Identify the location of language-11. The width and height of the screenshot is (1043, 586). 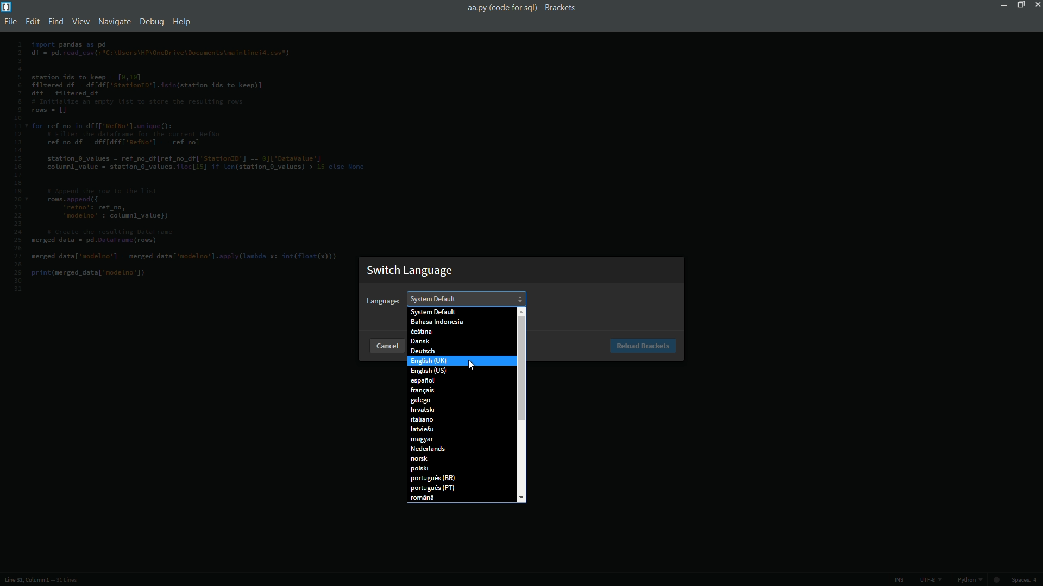
(423, 419).